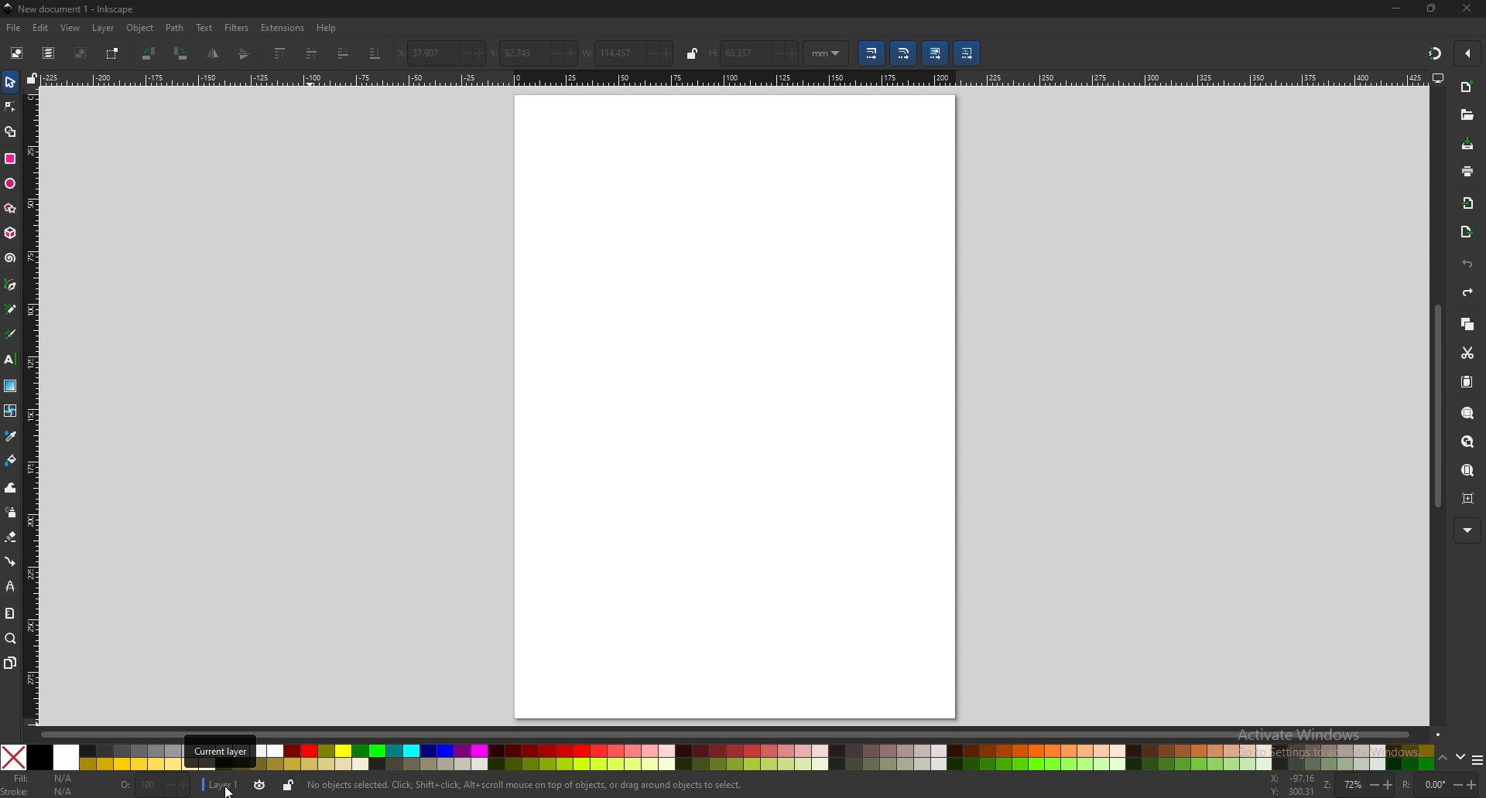 The height and width of the screenshot is (798, 1486). What do you see at coordinates (1467, 322) in the screenshot?
I see `copy` at bounding box center [1467, 322].